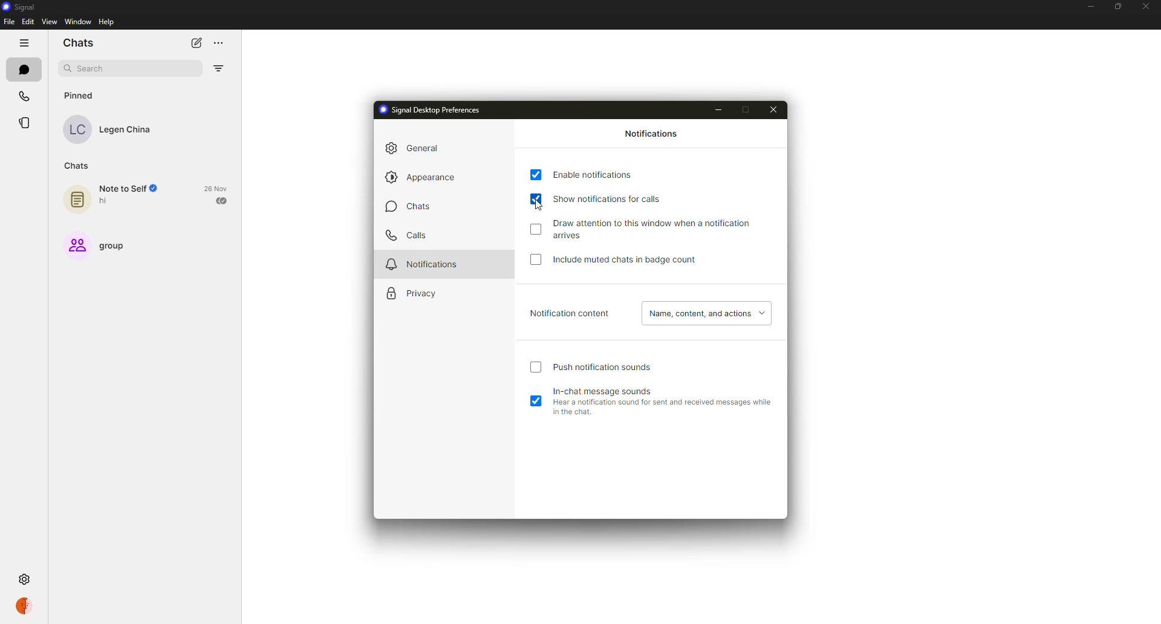  I want to click on general, so click(416, 148).